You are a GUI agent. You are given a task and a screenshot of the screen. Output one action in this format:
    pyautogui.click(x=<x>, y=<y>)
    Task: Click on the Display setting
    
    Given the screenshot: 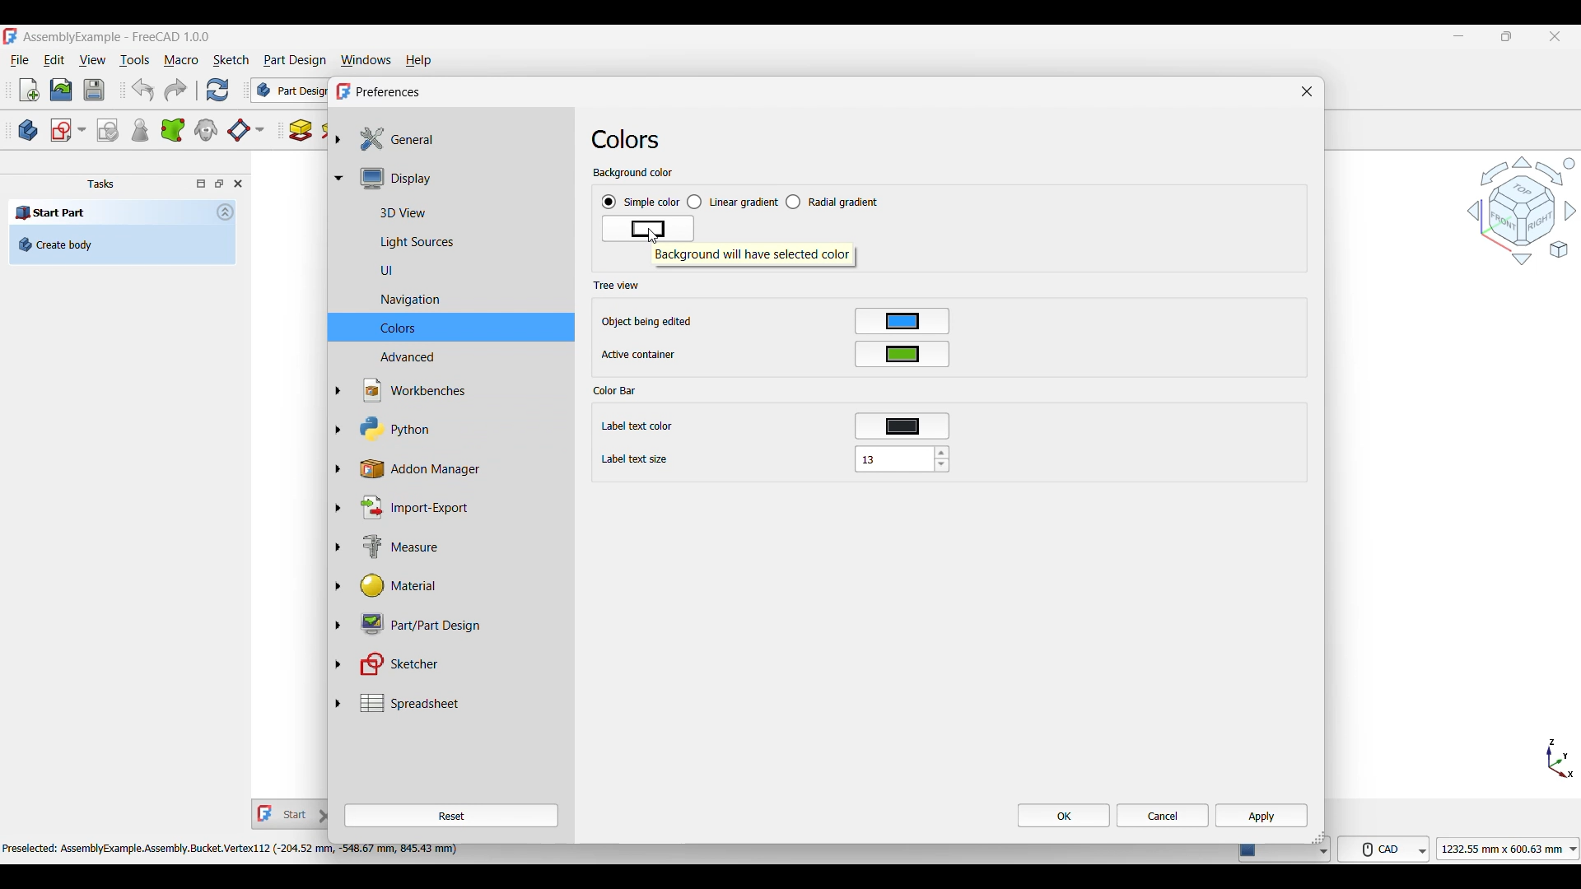 What is the action you would take?
    pyautogui.click(x=459, y=178)
    